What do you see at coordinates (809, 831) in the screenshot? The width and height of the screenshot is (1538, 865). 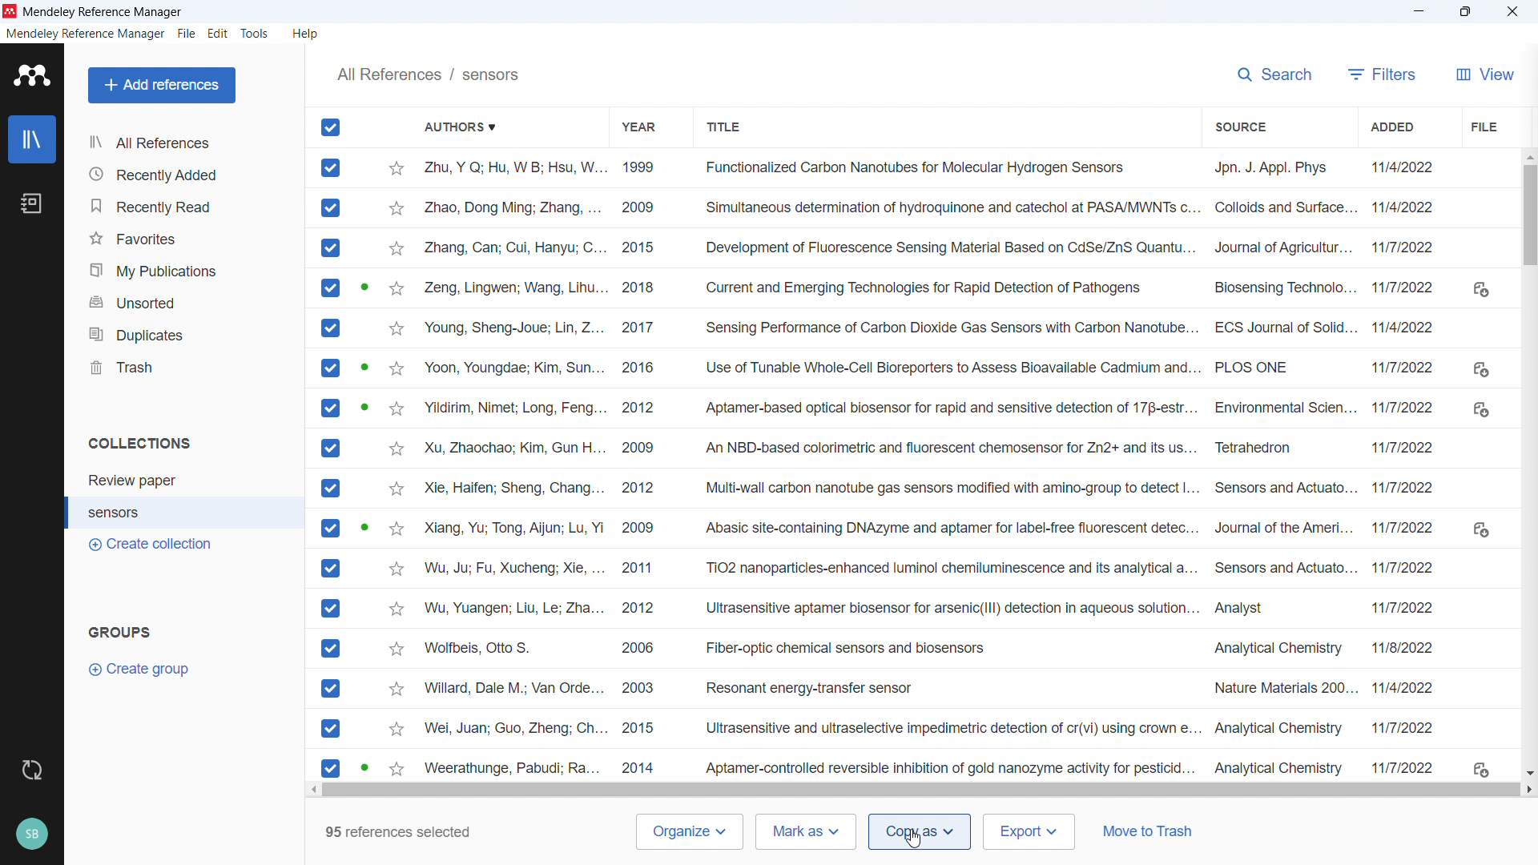 I see `Mark as ` at bounding box center [809, 831].